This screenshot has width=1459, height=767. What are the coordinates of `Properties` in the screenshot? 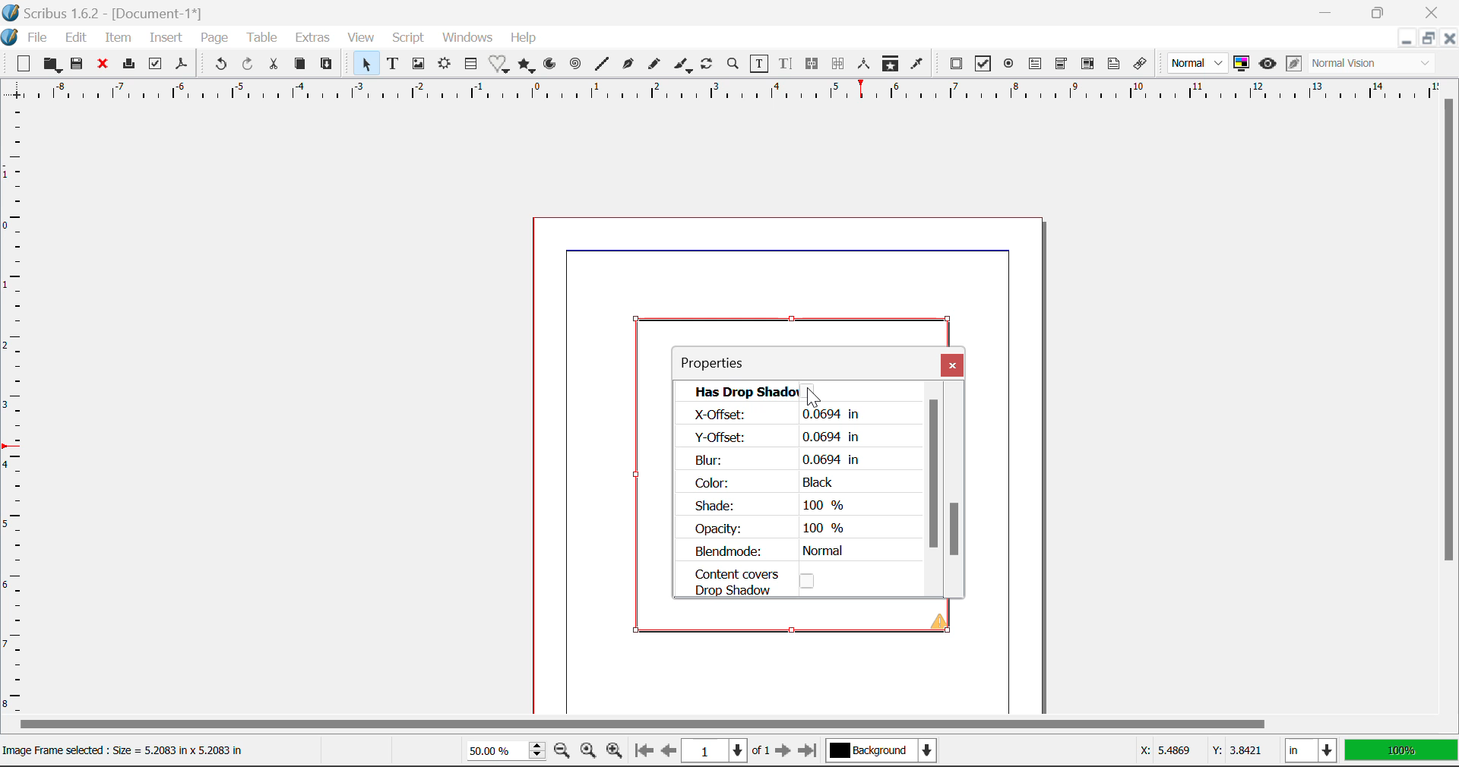 It's located at (729, 364).